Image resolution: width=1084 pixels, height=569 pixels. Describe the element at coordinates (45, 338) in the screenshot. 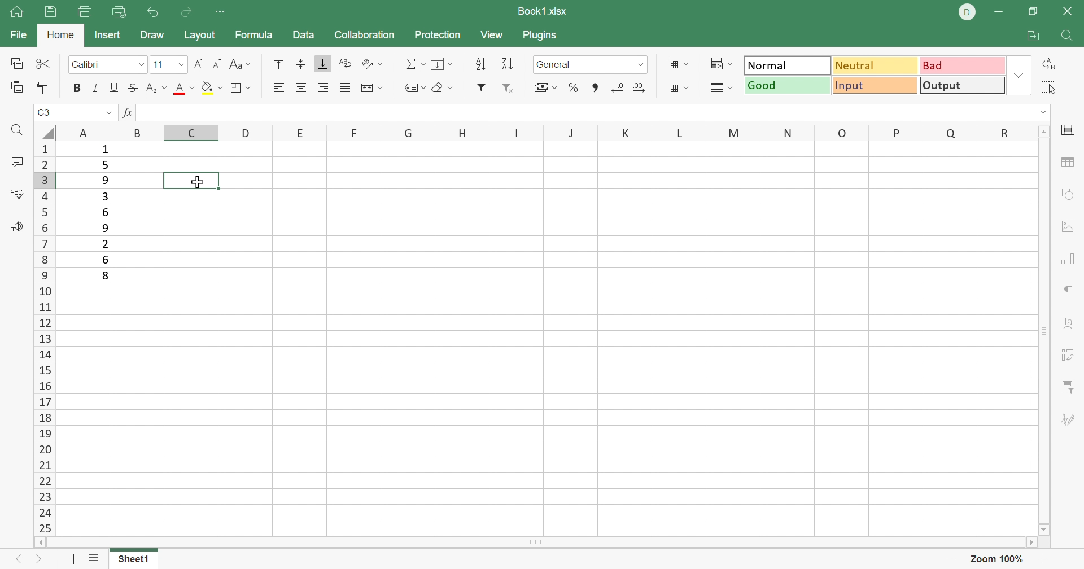

I see `Row Number` at that location.